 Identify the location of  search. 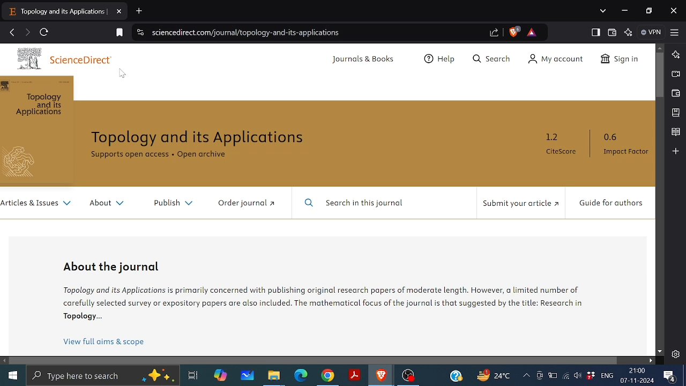
(490, 57).